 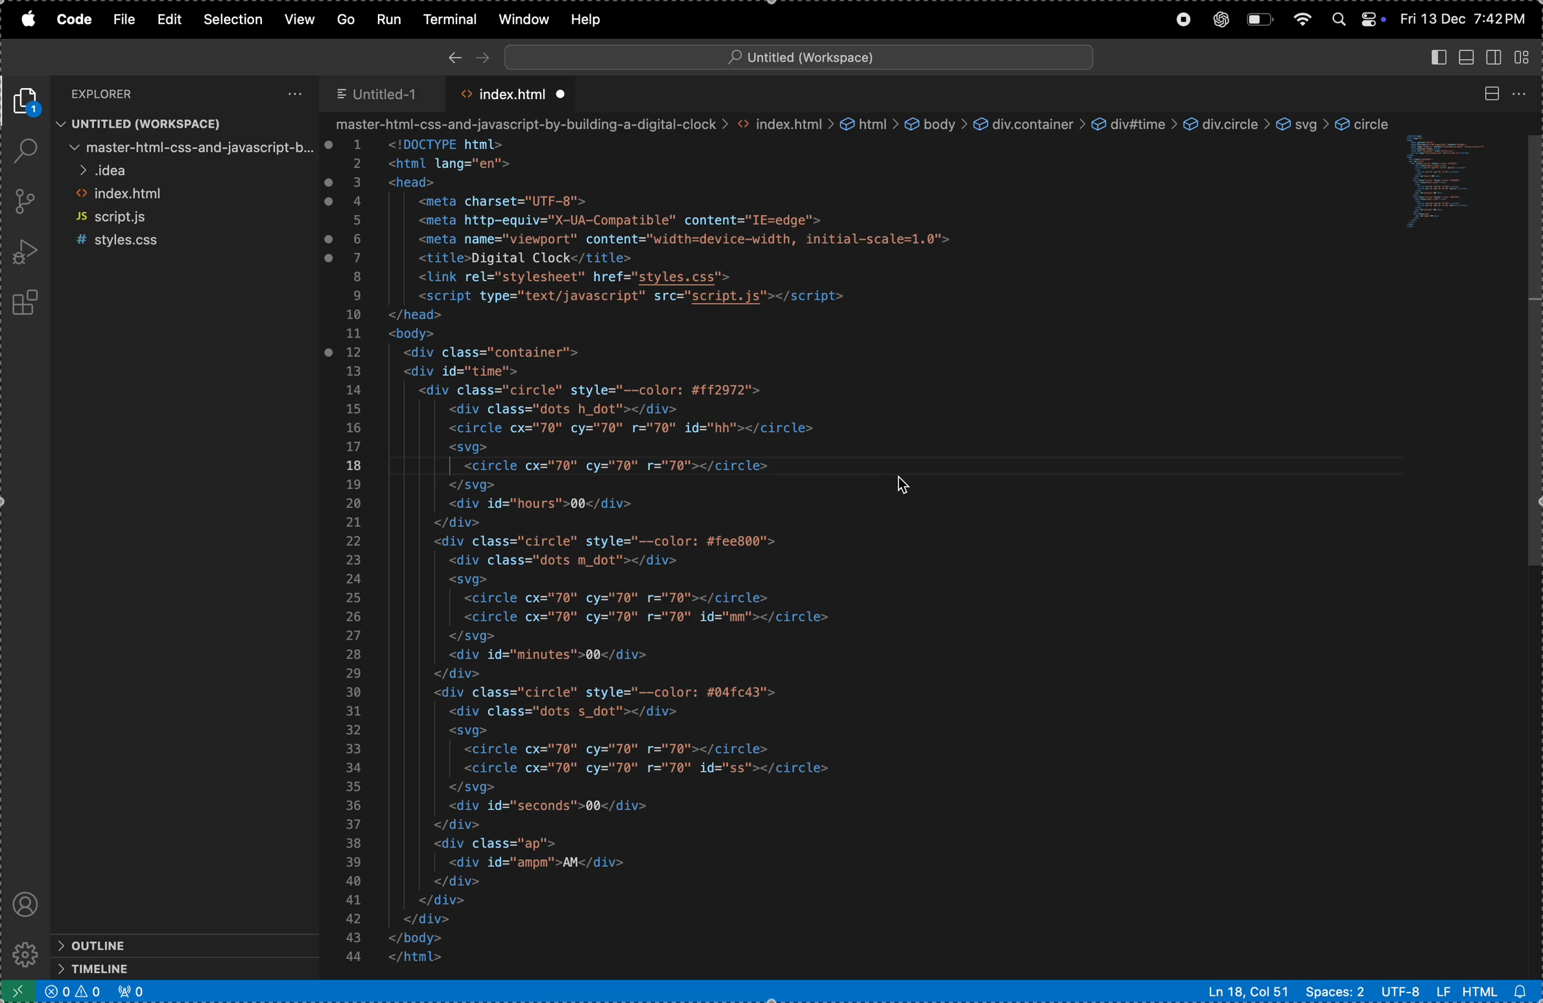 What do you see at coordinates (158, 944) in the screenshot?
I see `outline` at bounding box center [158, 944].